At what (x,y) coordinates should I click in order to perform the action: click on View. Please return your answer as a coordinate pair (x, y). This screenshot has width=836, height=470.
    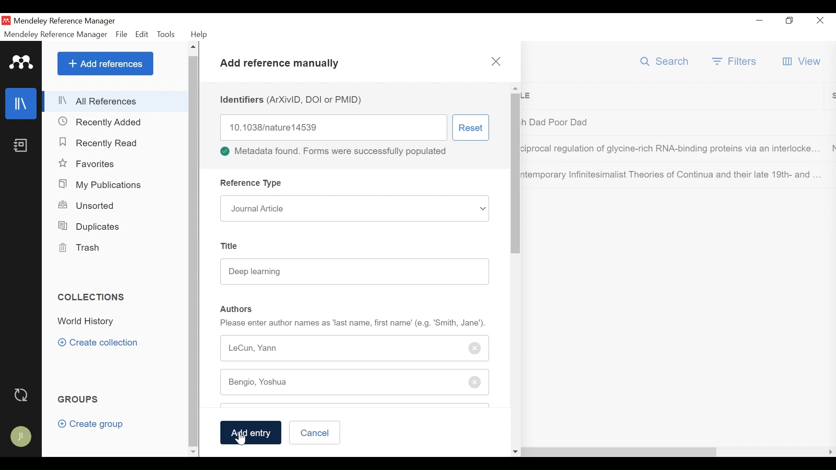
    Looking at the image, I should click on (804, 61).